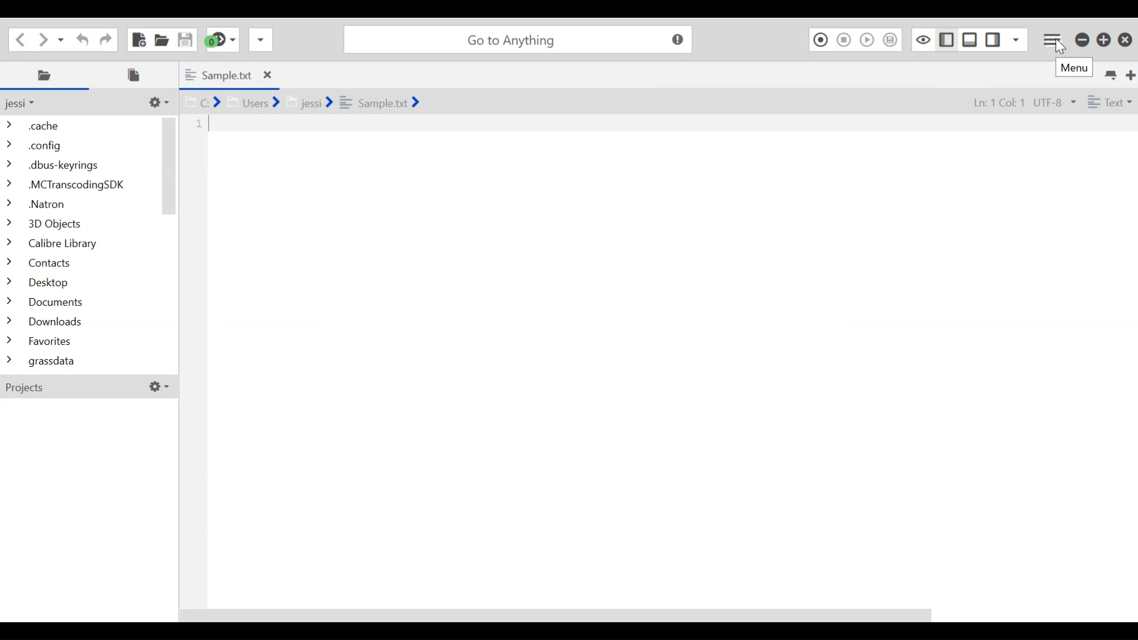 Image resolution: width=1138 pixels, height=640 pixels. What do you see at coordinates (1054, 103) in the screenshot?
I see `File Encoding dropdown menu` at bounding box center [1054, 103].